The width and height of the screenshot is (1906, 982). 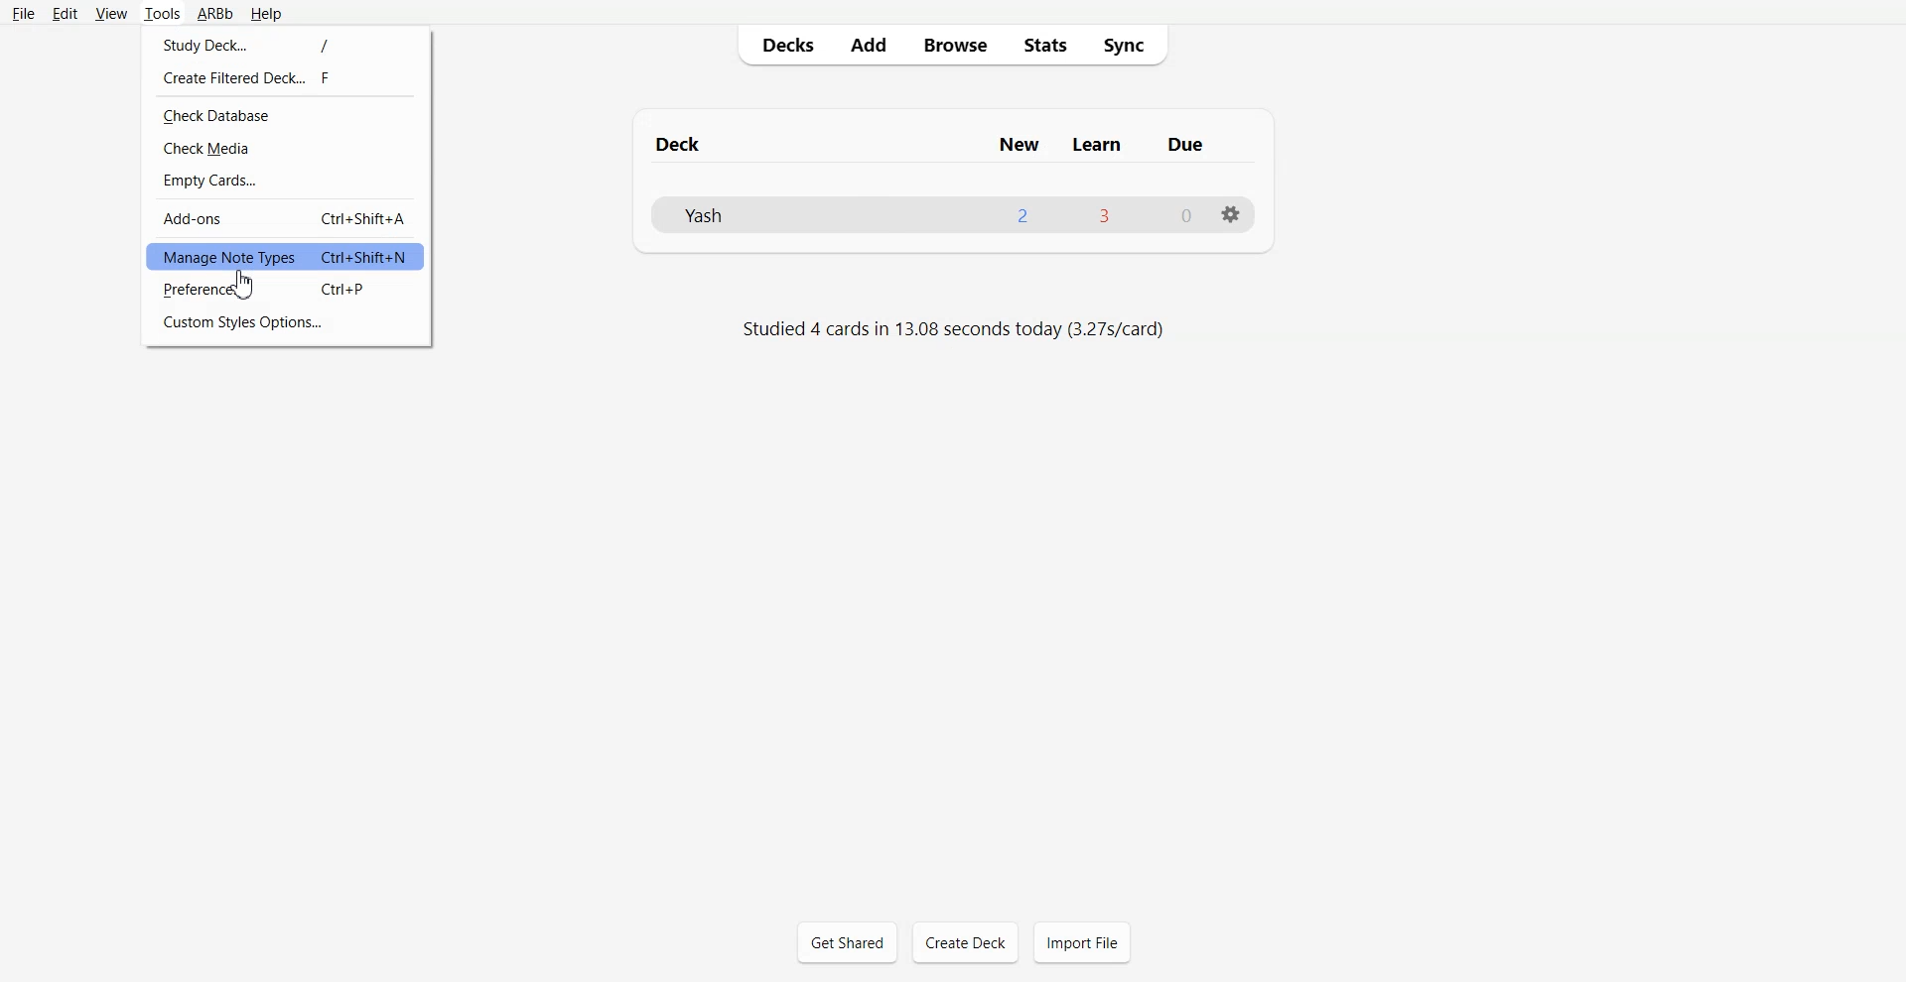 I want to click on Add, so click(x=868, y=45).